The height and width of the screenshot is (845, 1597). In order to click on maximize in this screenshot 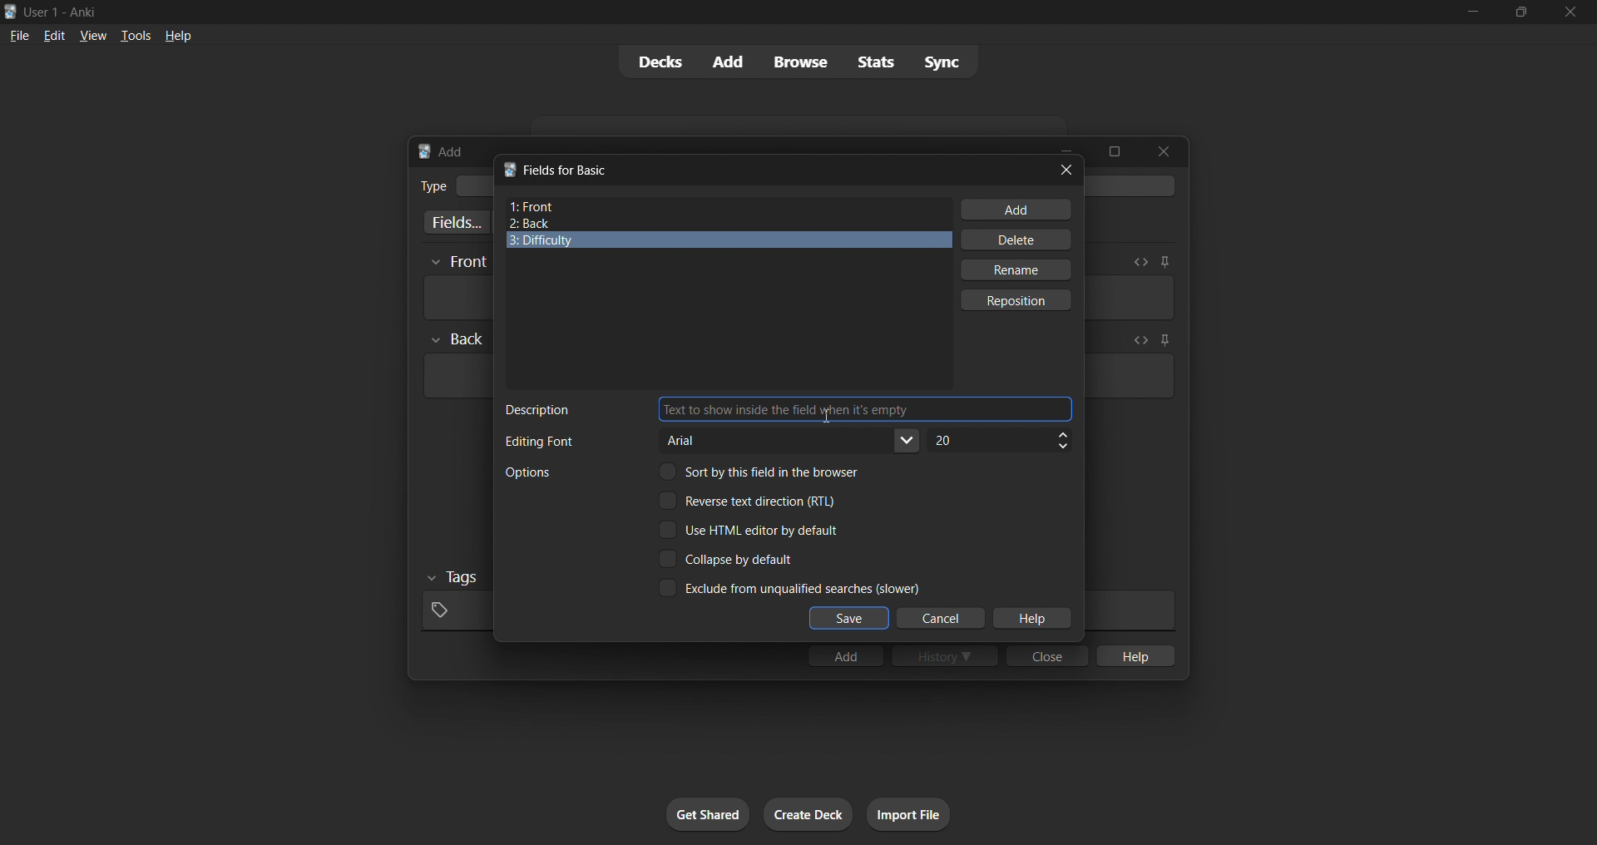, I will do `click(1114, 151)`.